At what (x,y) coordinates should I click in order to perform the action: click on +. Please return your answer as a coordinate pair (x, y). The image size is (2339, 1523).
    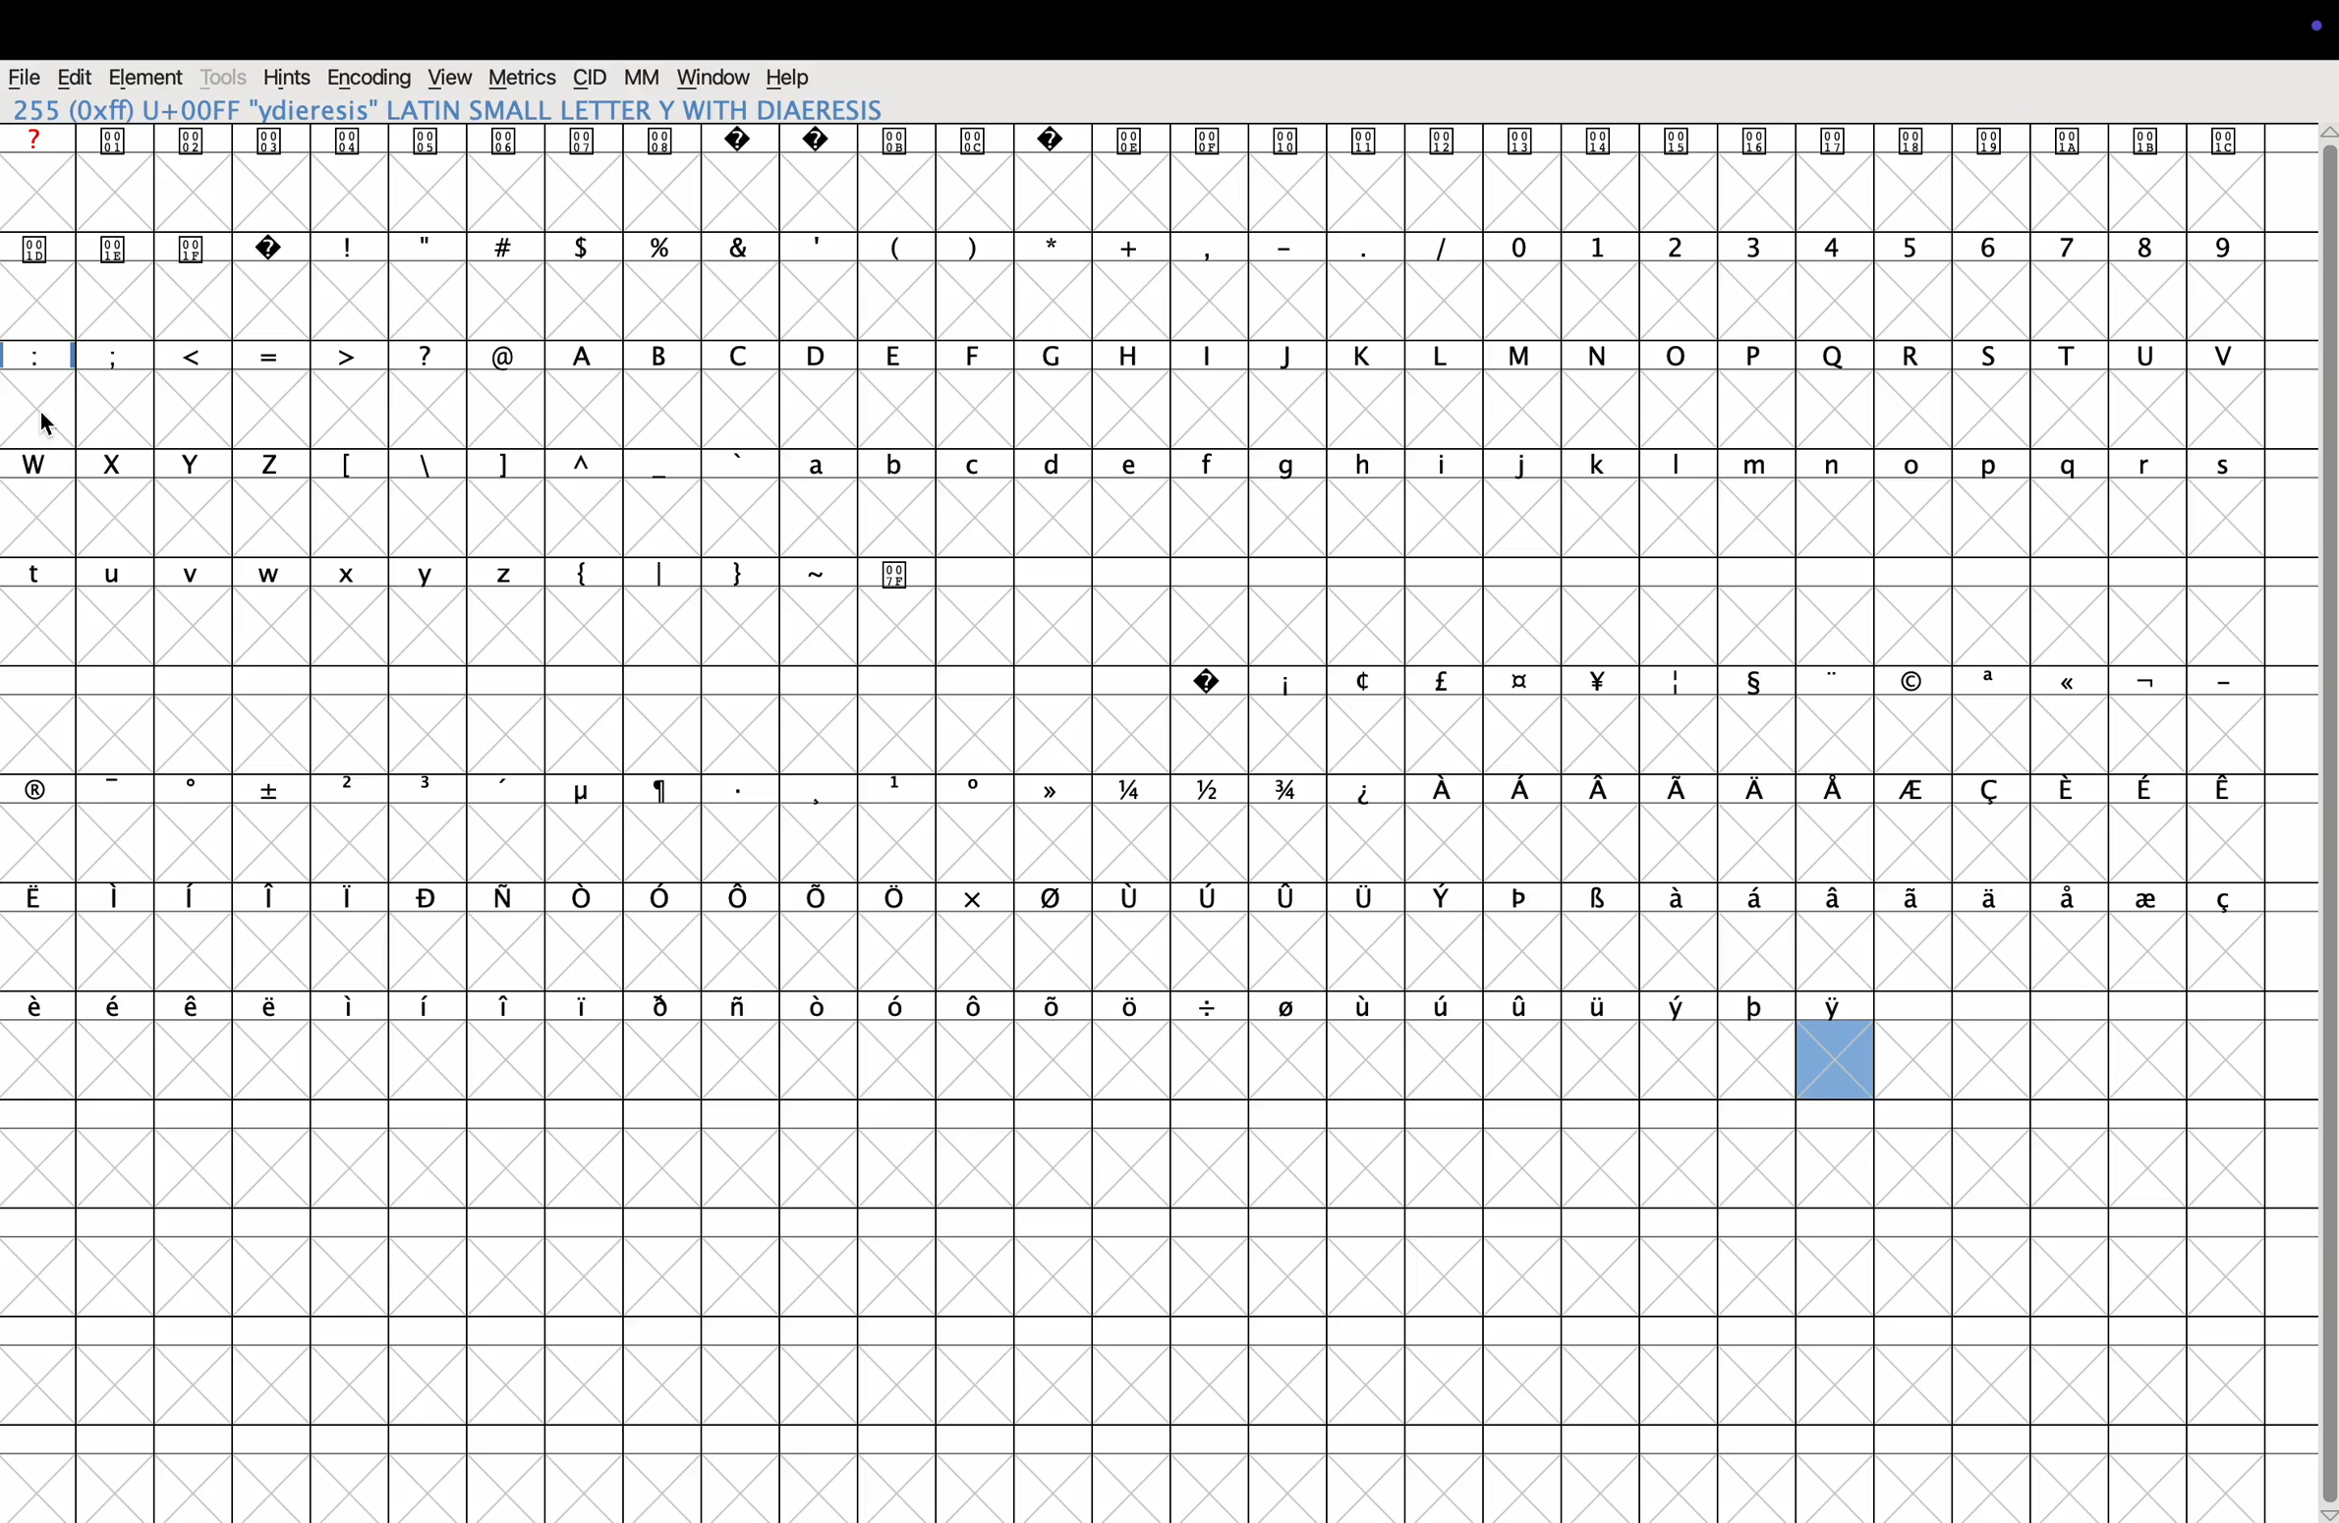
    Looking at the image, I should click on (1133, 286).